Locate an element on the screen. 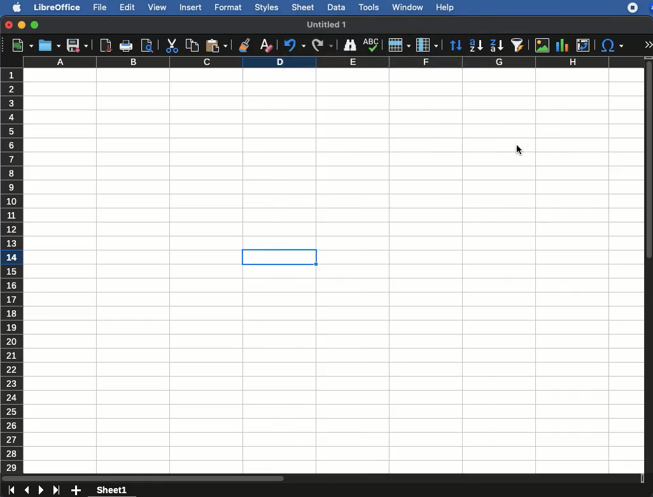 This screenshot has width=653, height=497. ascending is located at coordinates (475, 44).